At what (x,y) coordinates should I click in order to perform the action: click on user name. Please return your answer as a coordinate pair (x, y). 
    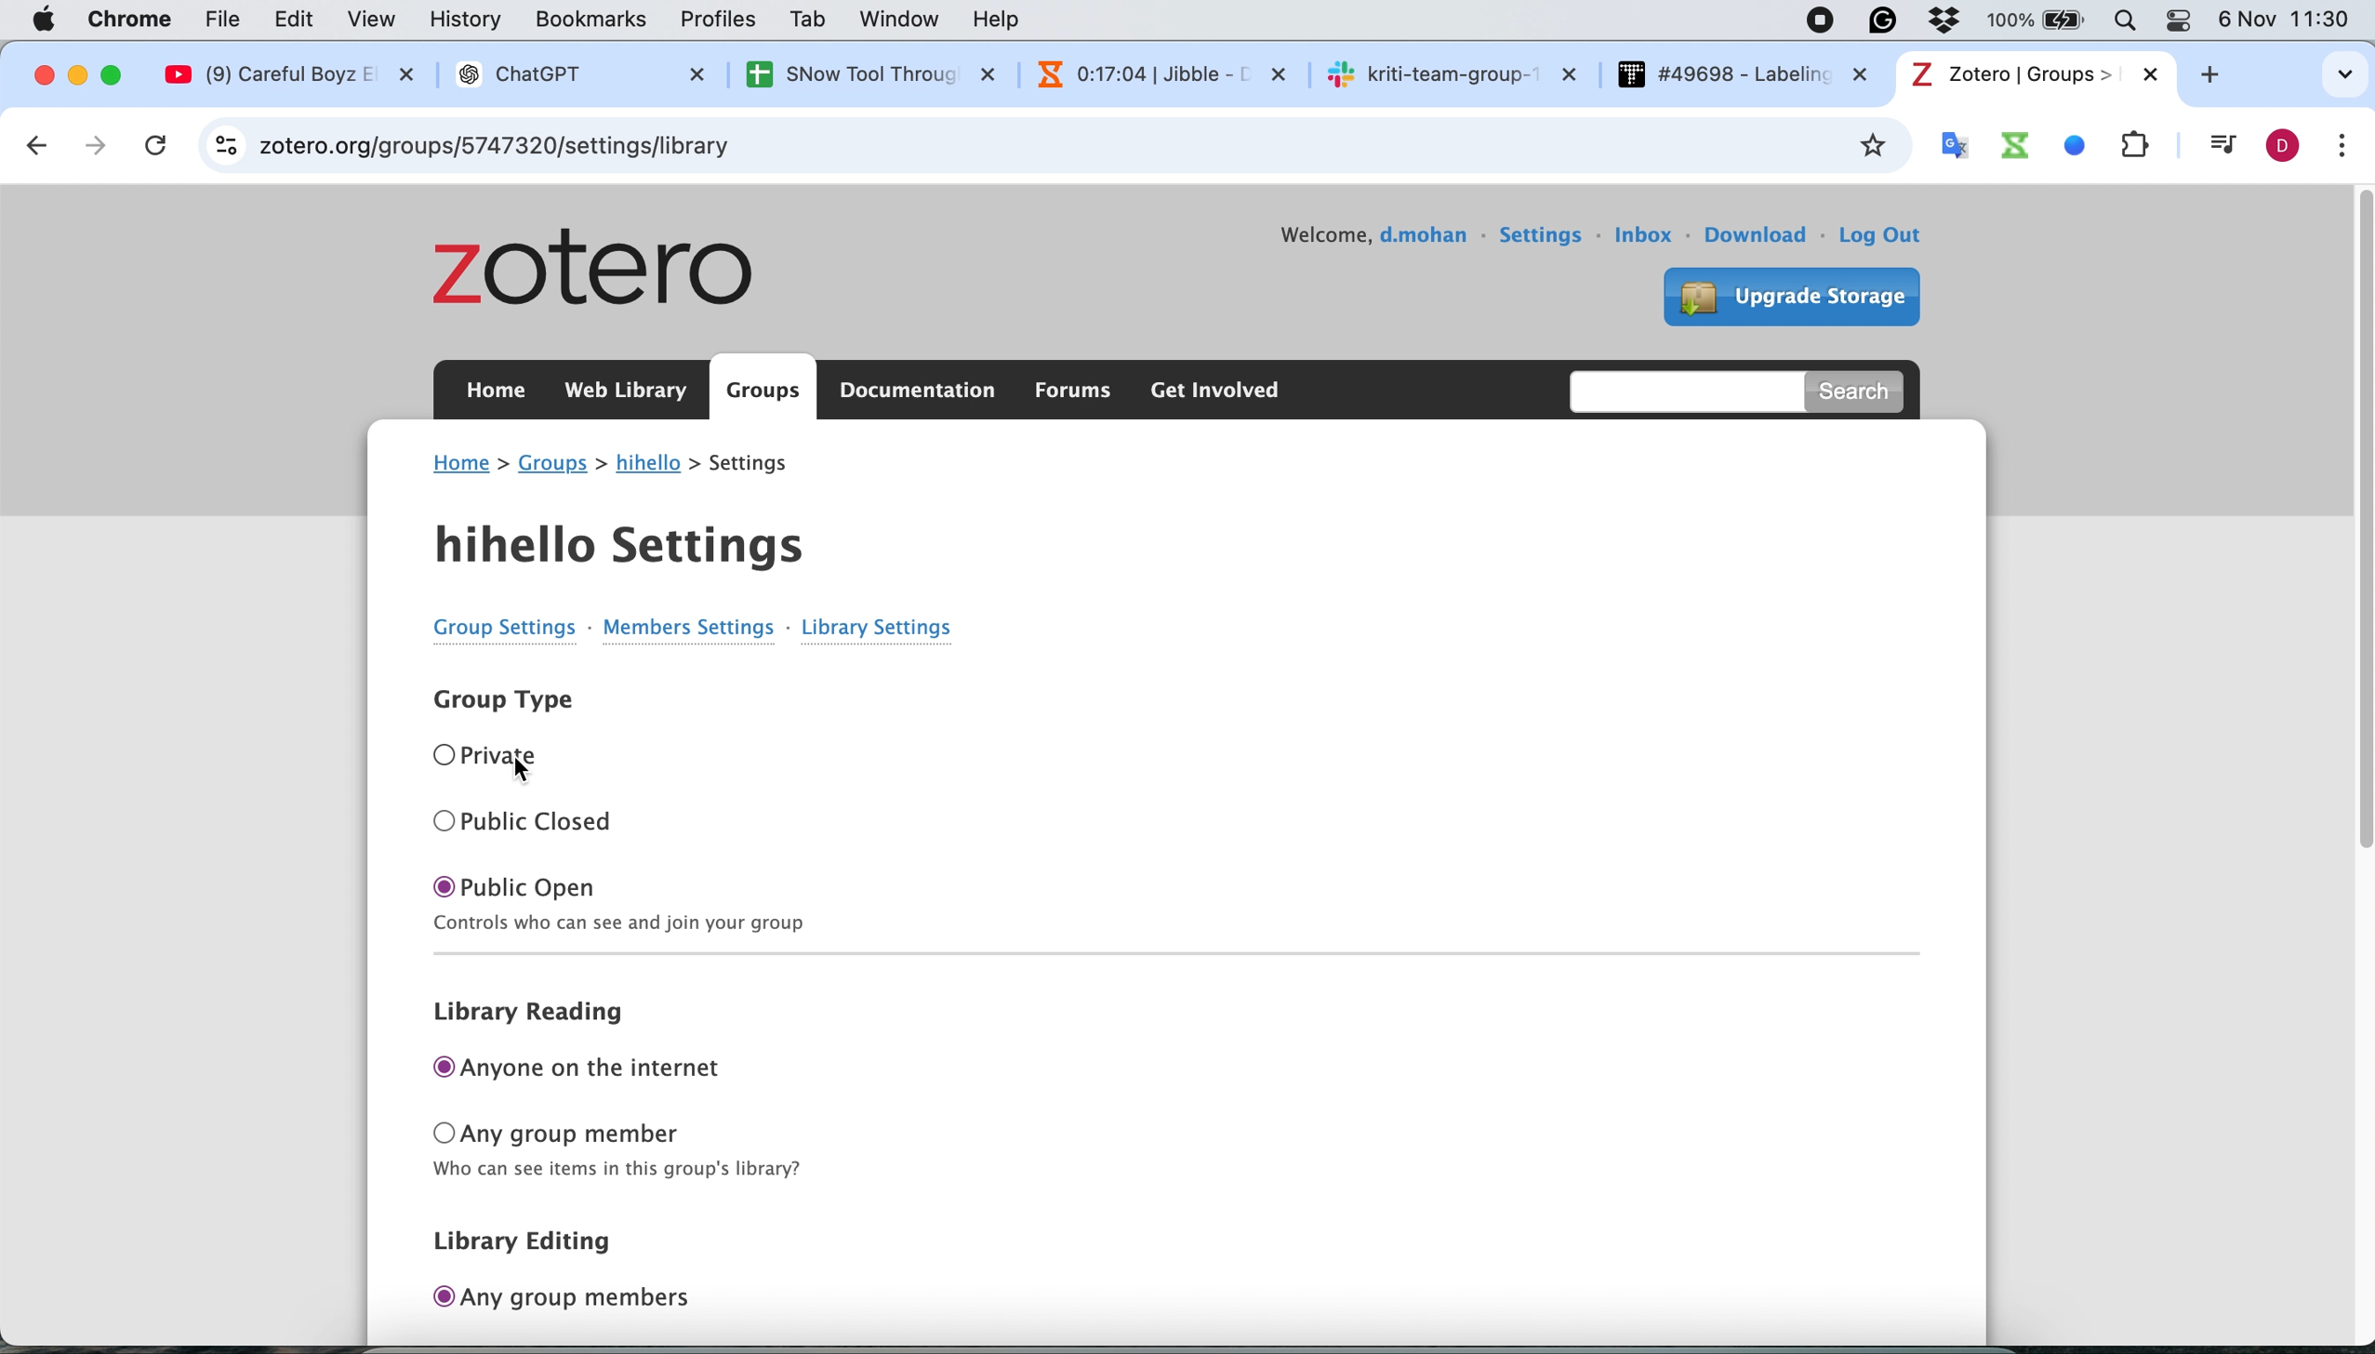
    Looking at the image, I should click on (1424, 240).